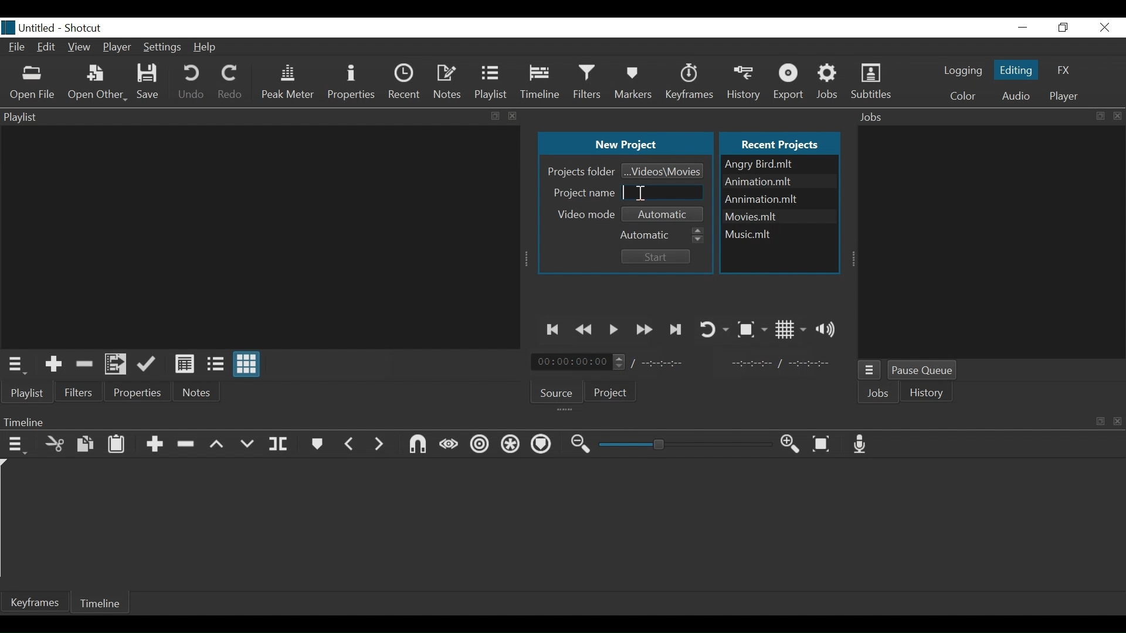 Image resolution: width=1126 pixels, height=633 pixels. Describe the element at coordinates (554, 329) in the screenshot. I see `Skip to the previous point` at that location.